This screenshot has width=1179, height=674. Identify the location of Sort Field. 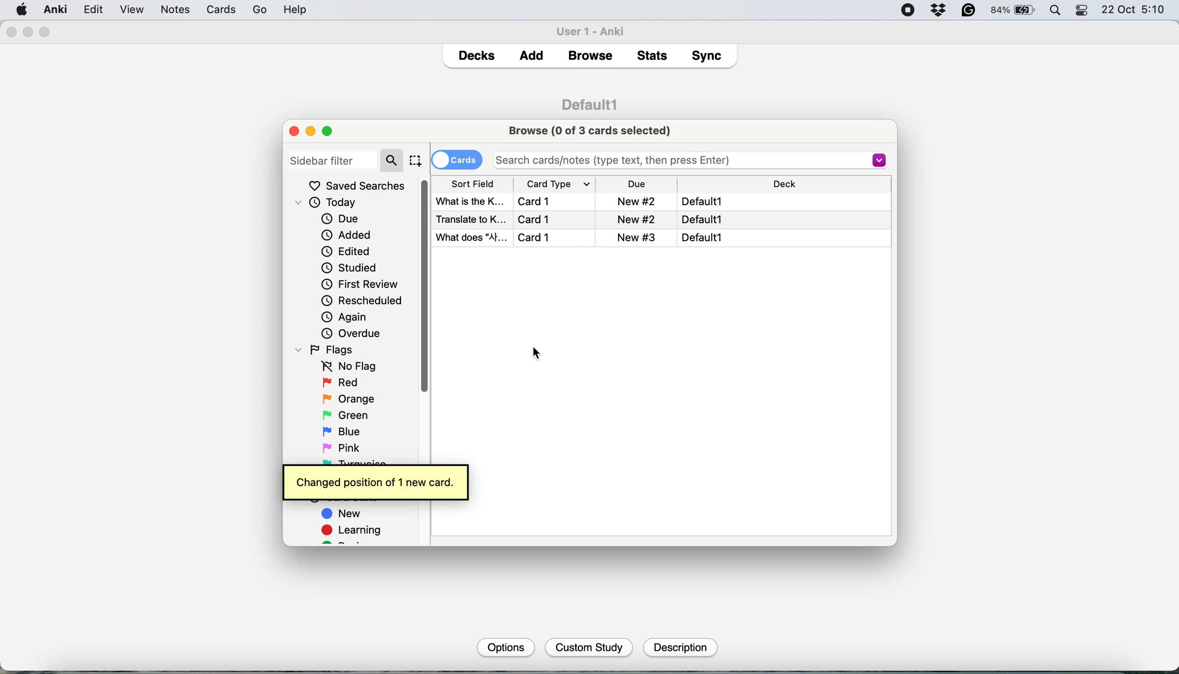
(473, 183).